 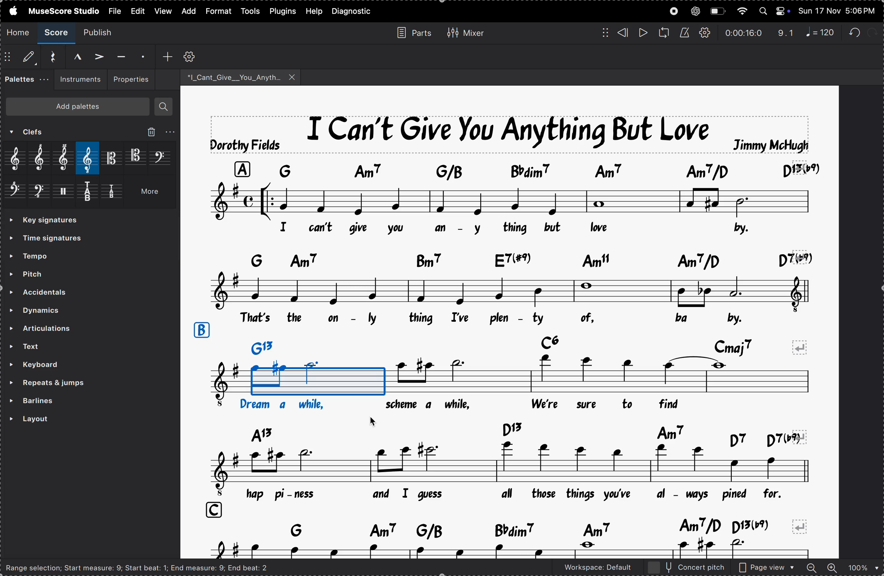 I want to click on home, so click(x=19, y=32).